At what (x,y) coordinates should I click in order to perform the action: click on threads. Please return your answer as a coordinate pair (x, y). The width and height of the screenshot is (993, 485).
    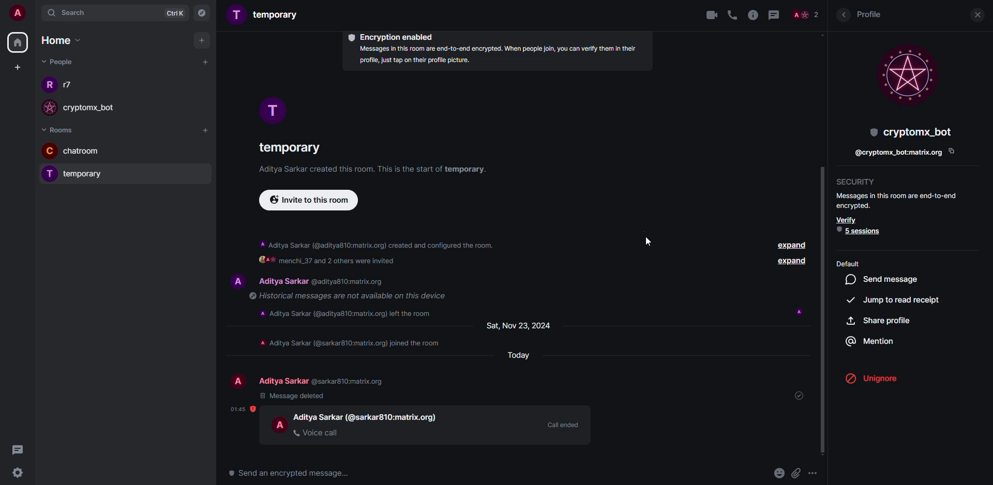
    Looking at the image, I should click on (774, 16).